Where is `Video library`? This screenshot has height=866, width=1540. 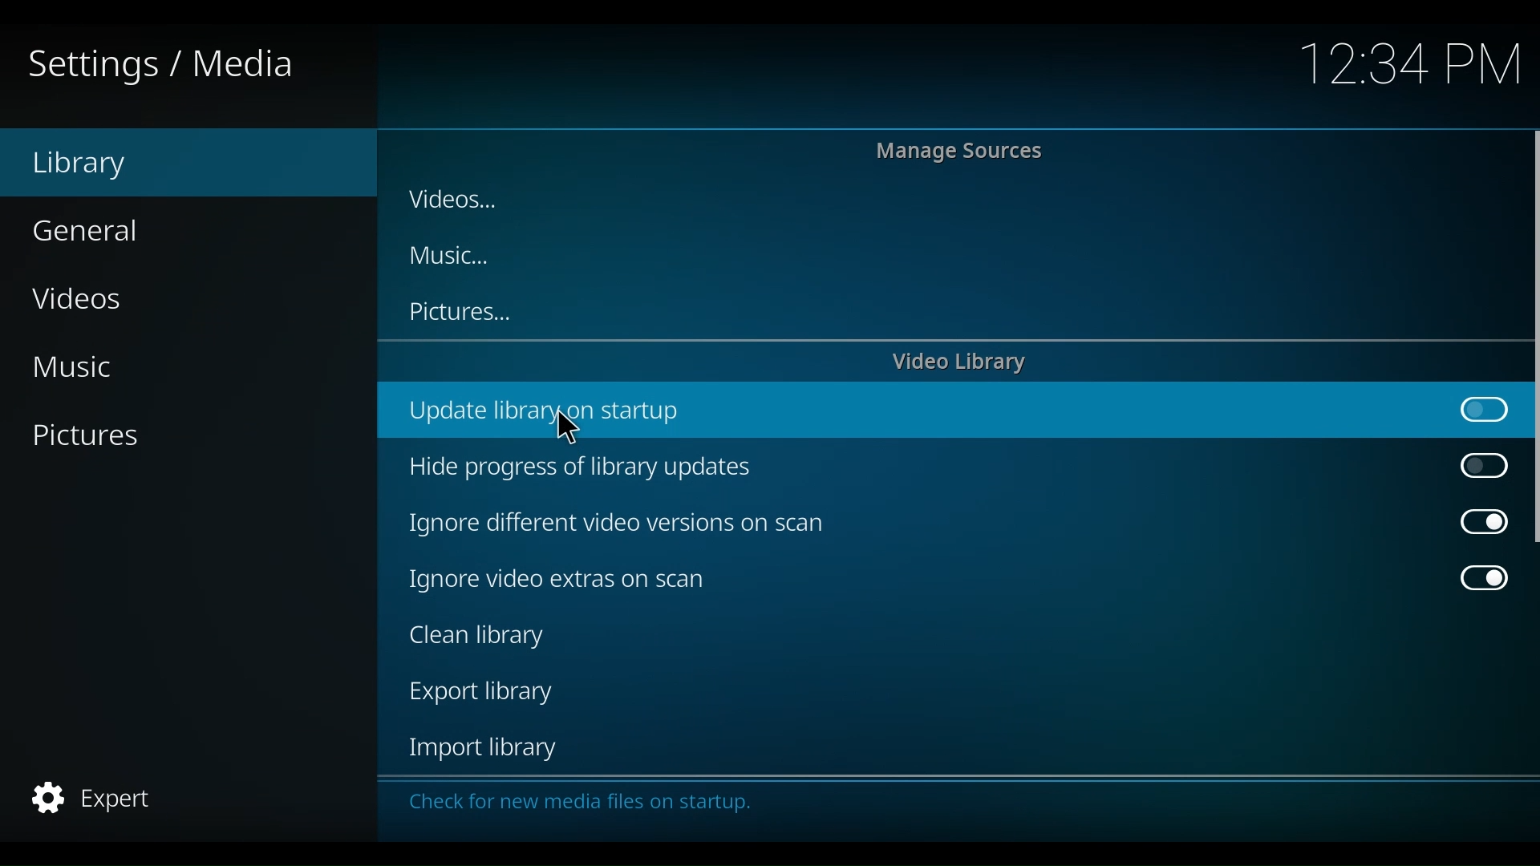
Video library is located at coordinates (958, 359).